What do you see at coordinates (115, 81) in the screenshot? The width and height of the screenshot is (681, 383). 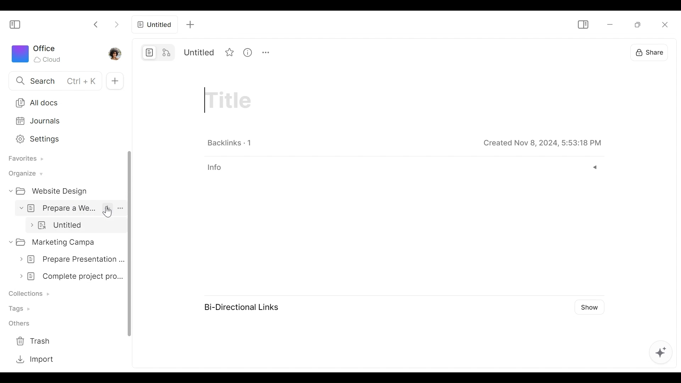 I see `New` at bounding box center [115, 81].